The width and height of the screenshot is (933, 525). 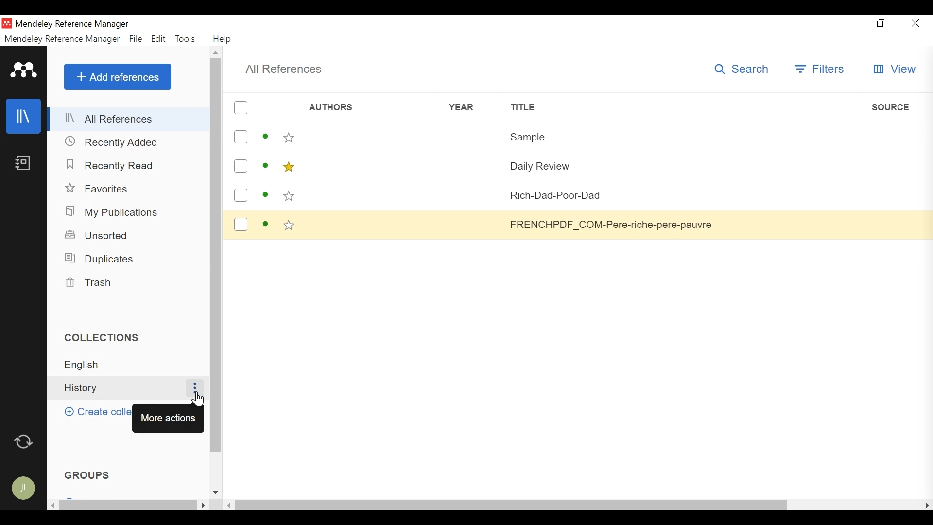 I want to click on Year, so click(x=470, y=137).